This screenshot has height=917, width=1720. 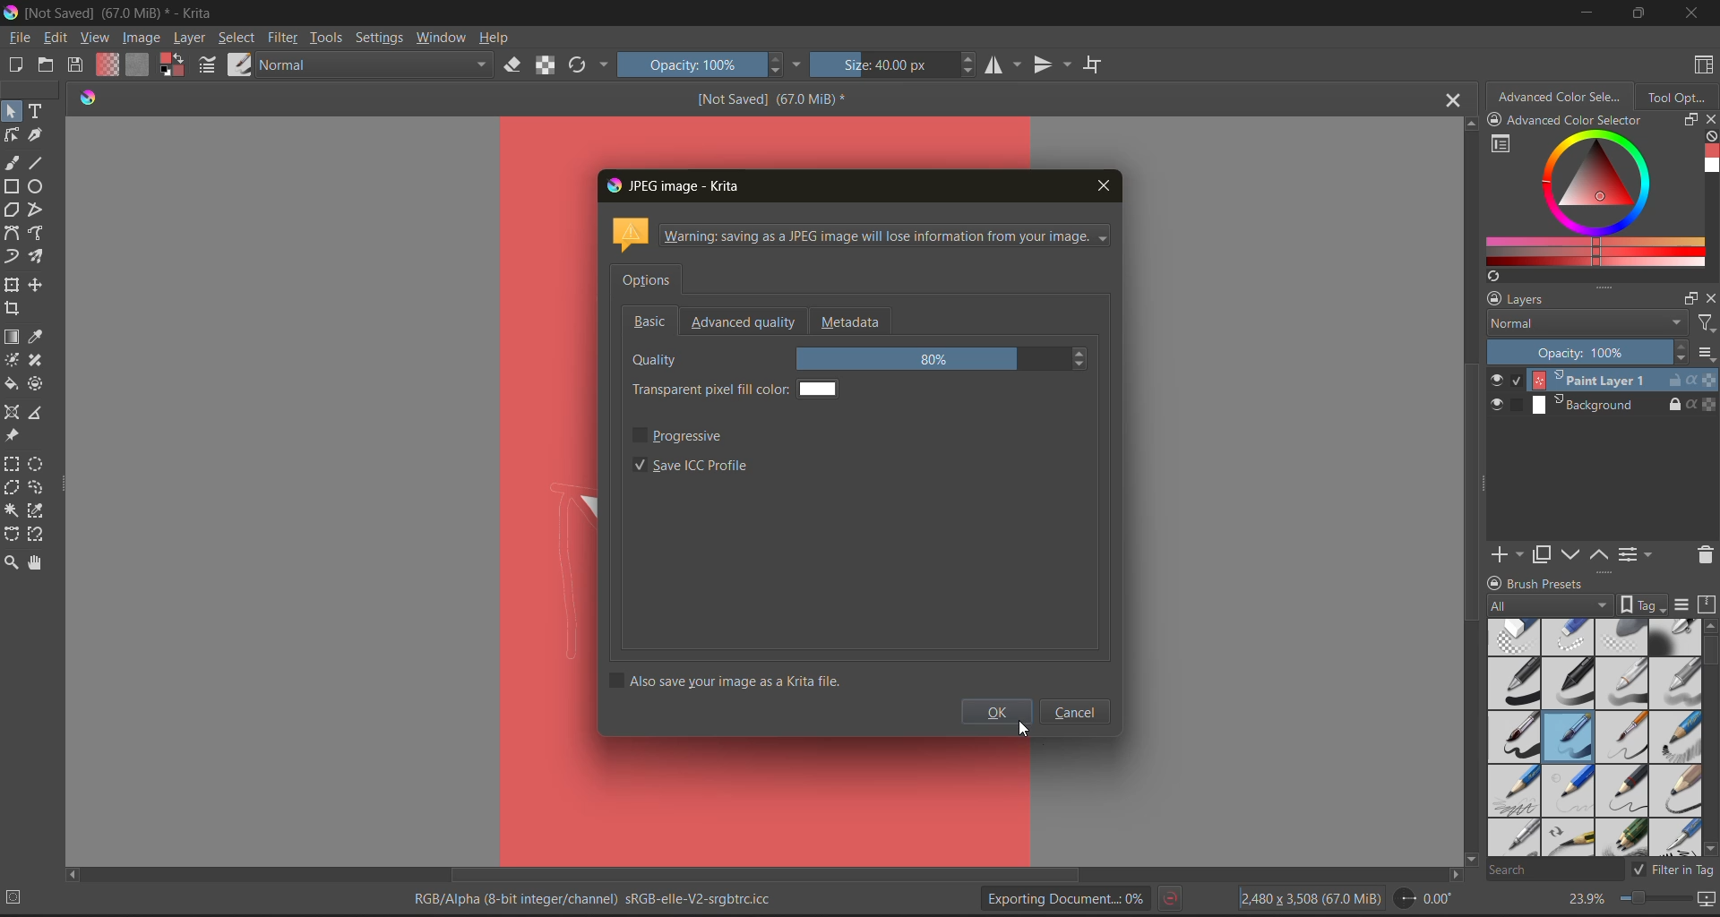 I want to click on open, so click(x=47, y=66).